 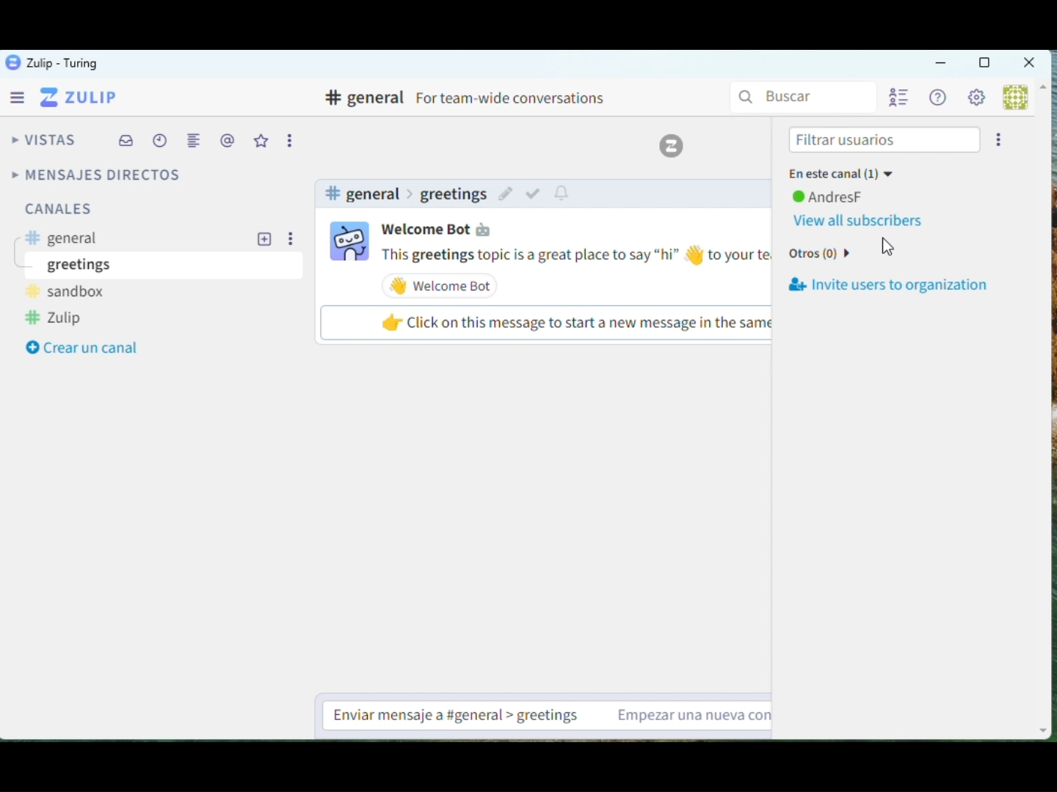 I want to click on user name, so click(x=439, y=229).